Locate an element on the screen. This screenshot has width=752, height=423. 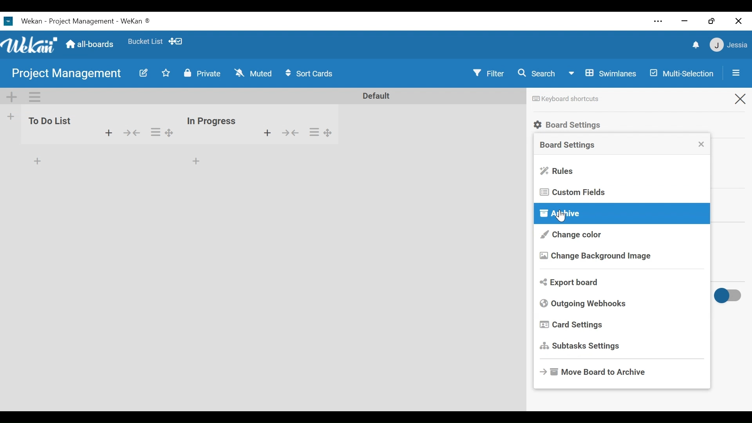
hide/show is located at coordinates (131, 132).